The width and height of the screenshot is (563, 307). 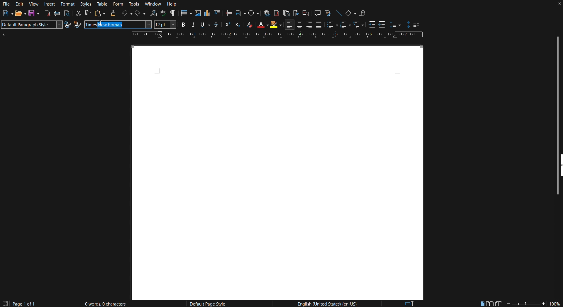 What do you see at coordinates (300, 25) in the screenshot?
I see `Centre Align` at bounding box center [300, 25].